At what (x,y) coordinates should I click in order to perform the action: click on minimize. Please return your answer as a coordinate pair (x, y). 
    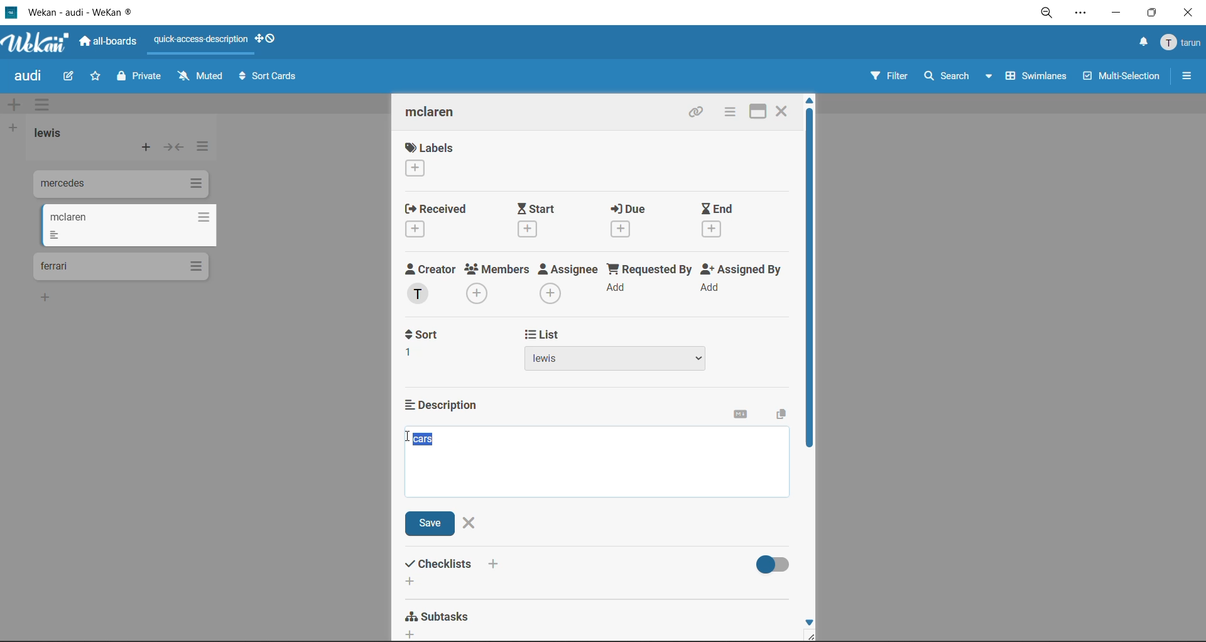
    Looking at the image, I should click on (1115, 11).